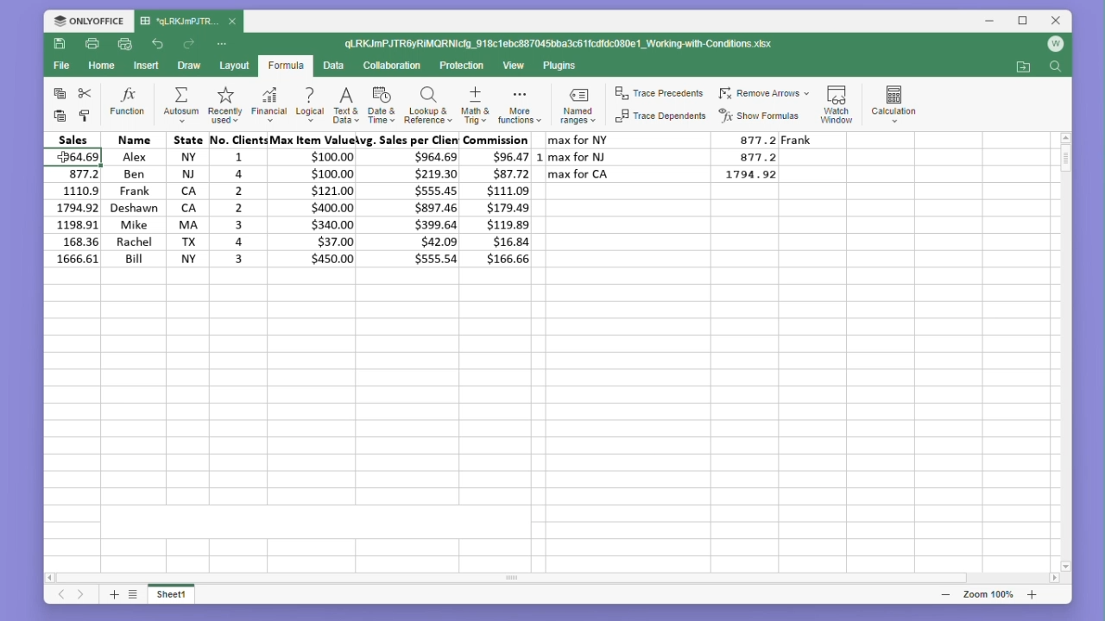 The width and height of the screenshot is (1105, 621). Describe the element at coordinates (137, 595) in the screenshot. I see `List of sheets` at that location.